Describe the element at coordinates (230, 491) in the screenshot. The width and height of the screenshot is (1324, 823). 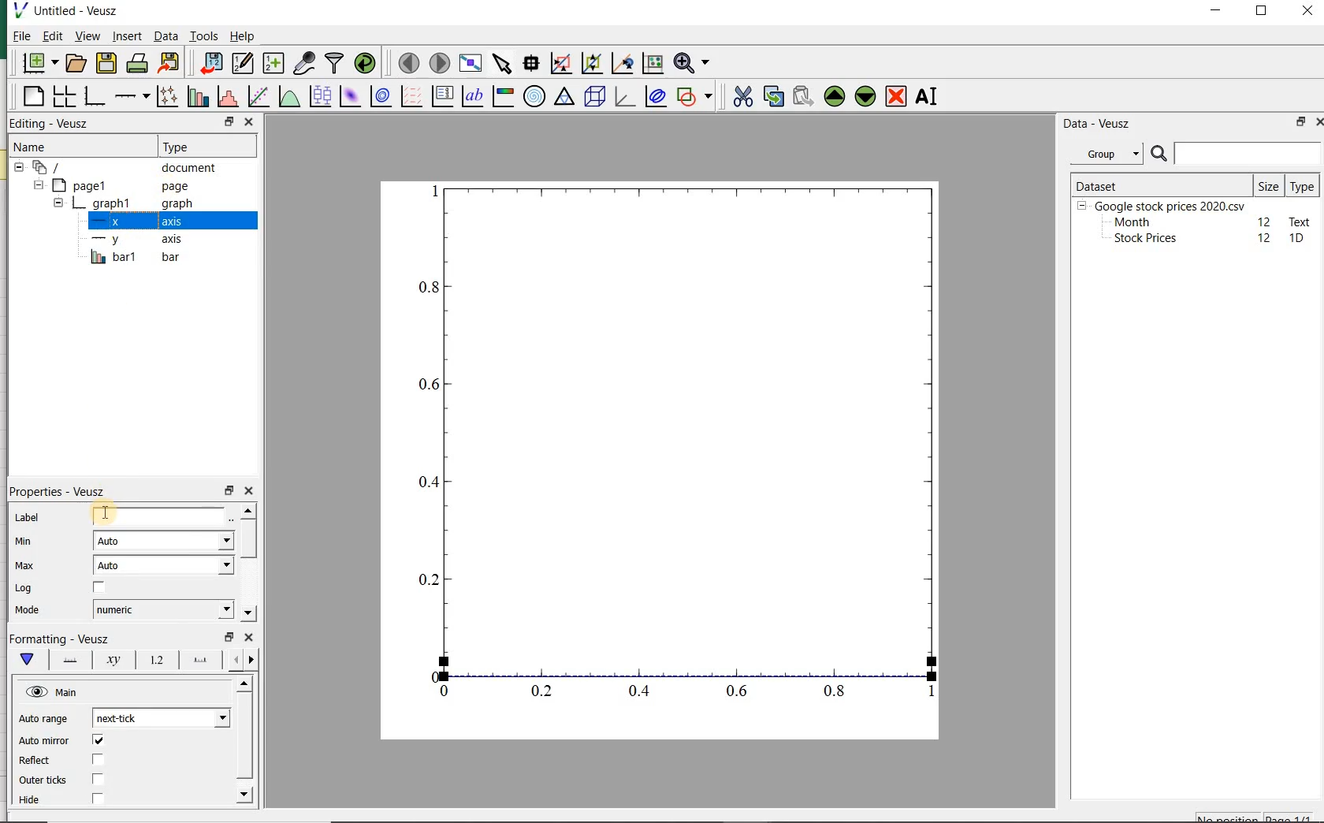
I see `restore` at that location.